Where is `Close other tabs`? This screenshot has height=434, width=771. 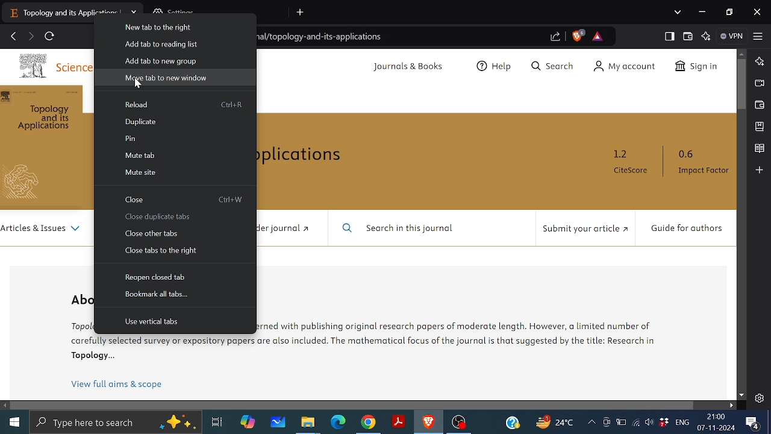 Close other tabs is located at coordinates (154, 233).